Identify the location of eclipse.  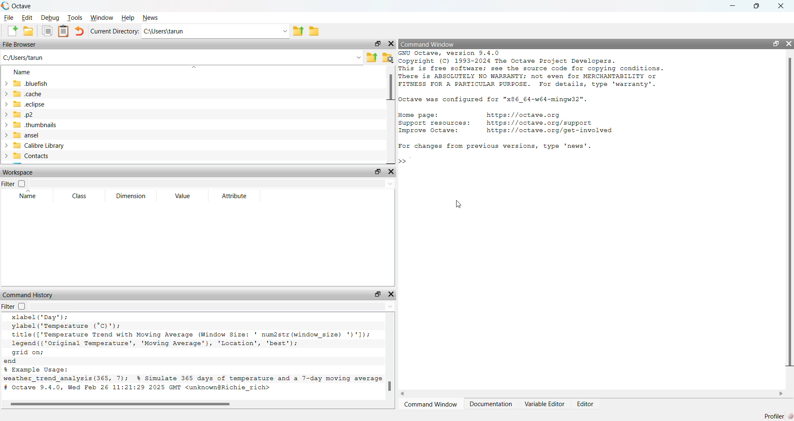
(26, 105).